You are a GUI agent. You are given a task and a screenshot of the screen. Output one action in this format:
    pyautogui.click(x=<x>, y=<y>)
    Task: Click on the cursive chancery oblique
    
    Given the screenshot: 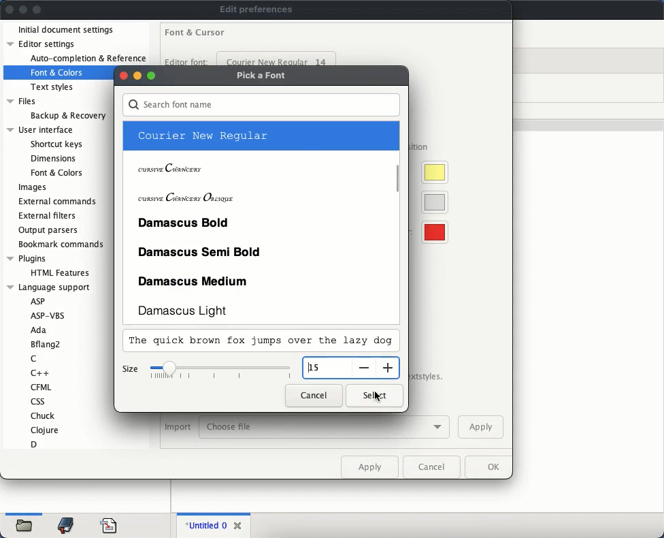 What is the action you would take?
    pyautogui.click(x=259, y=195)
    